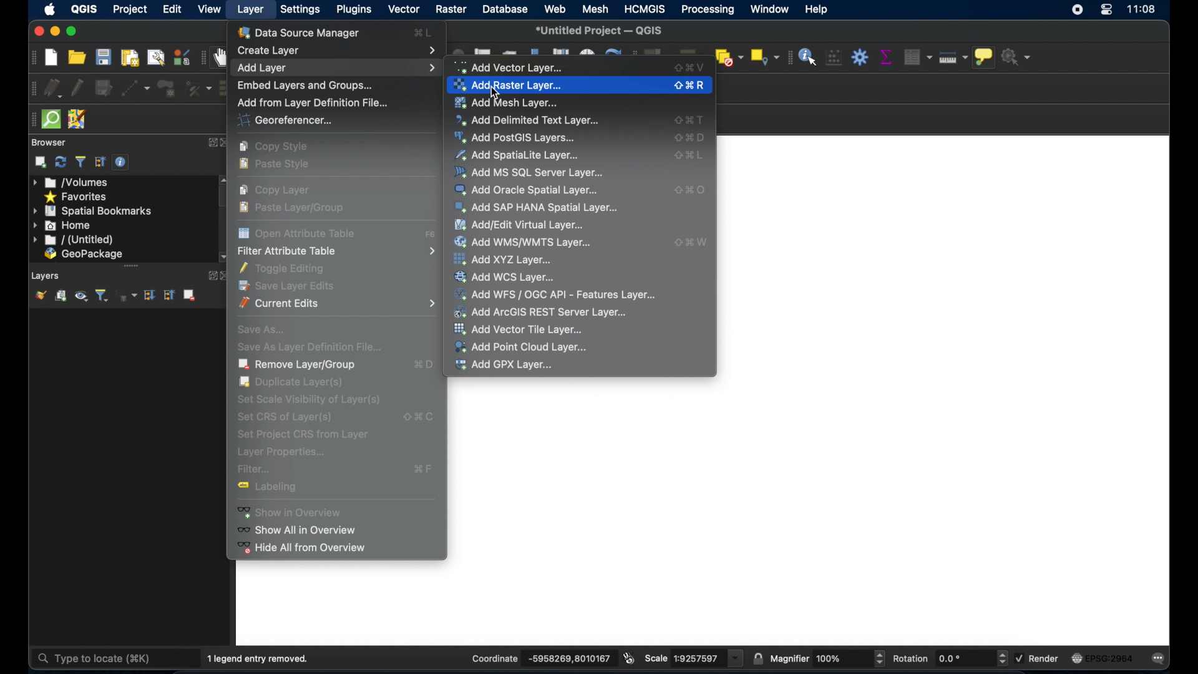  What do you see at coordinates (223, 179) in the screenshot?
I see `scroll up arrow` at bounding box center [223, 179].